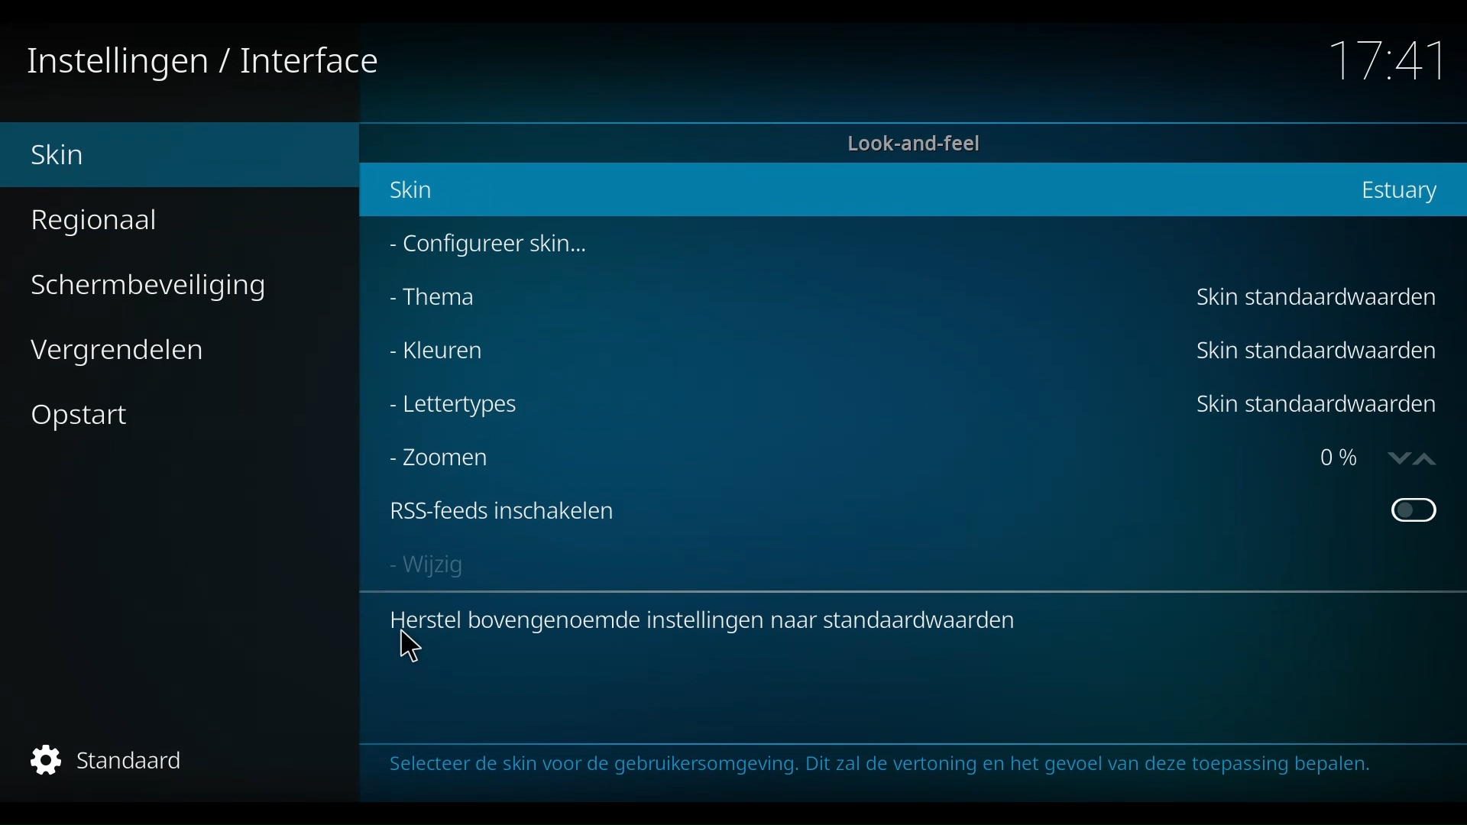 The width and height of the screenshot is (1467, 825). I want to click on Skin, so click(70, 153).